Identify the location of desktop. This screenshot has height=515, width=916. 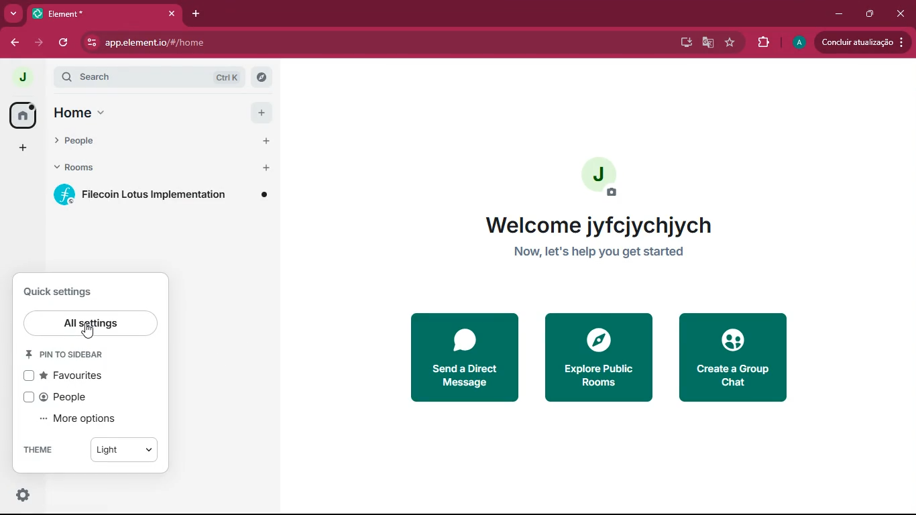
(685, 44).